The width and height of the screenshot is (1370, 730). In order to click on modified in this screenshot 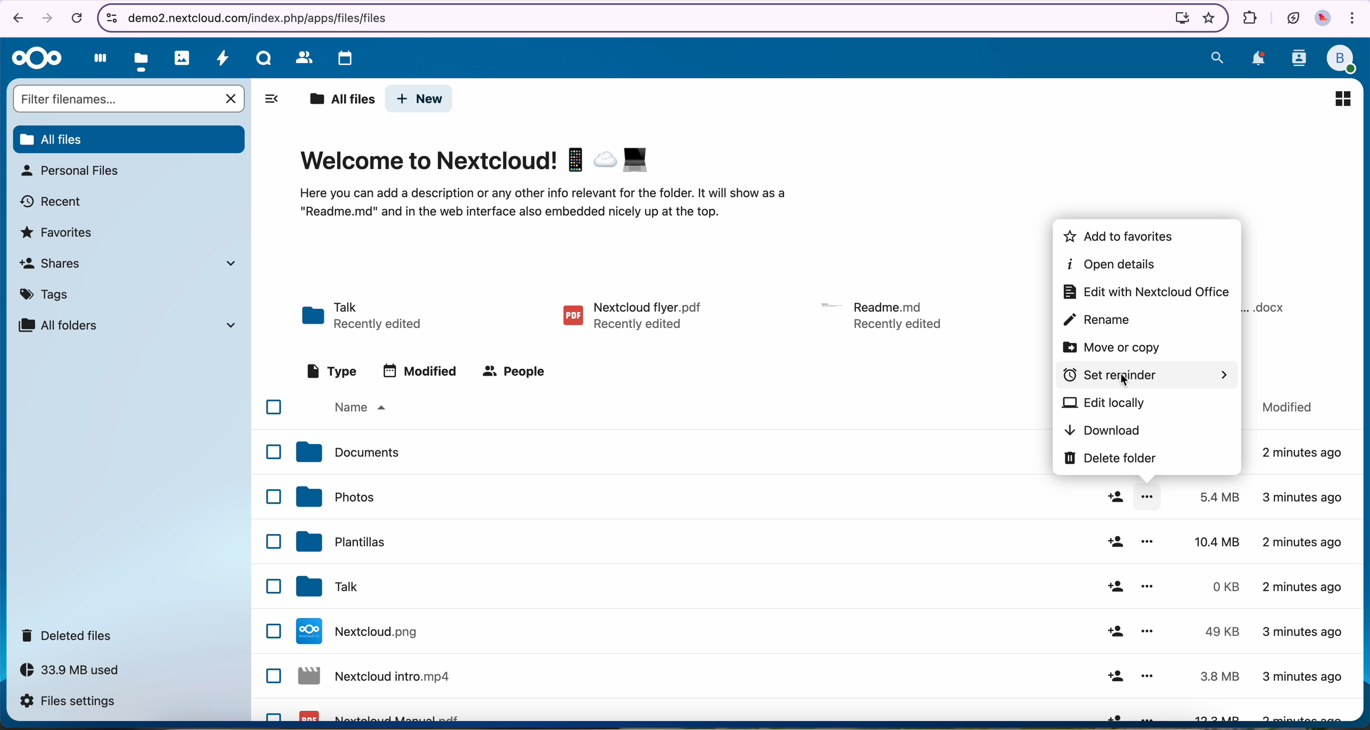, I will do `click(1289, 407)`.